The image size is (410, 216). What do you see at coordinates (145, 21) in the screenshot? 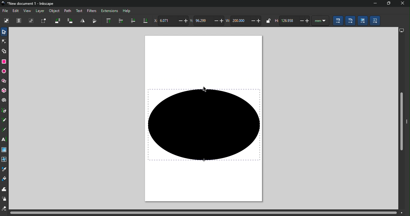
I see `Lower selection to bottom` at bounding box center [145, 21].